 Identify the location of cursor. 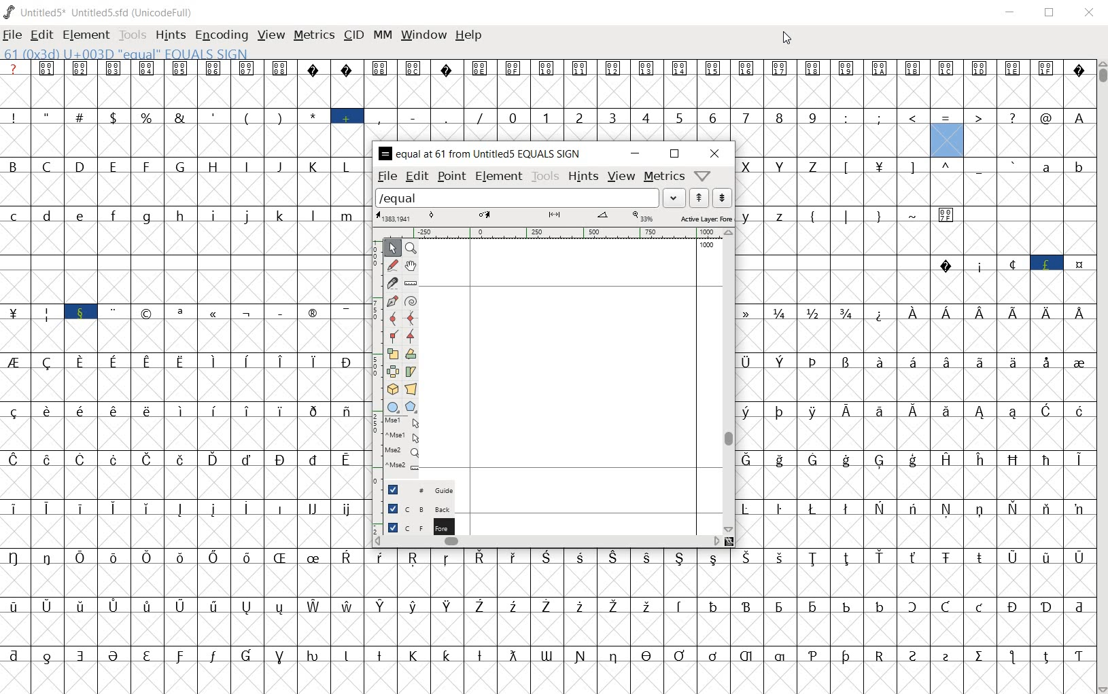
(786, 39).